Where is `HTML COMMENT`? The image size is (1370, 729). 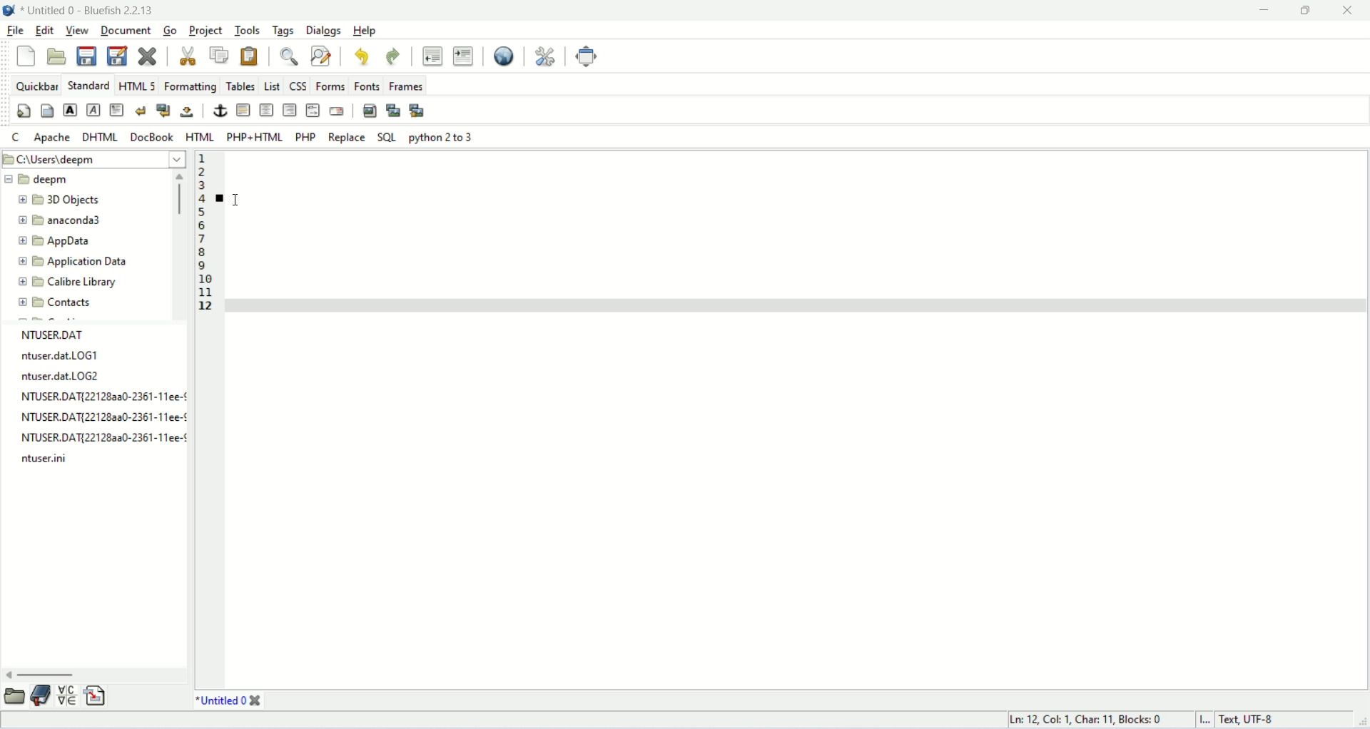 HTML COMMENT is located at coordinates (313, 110).